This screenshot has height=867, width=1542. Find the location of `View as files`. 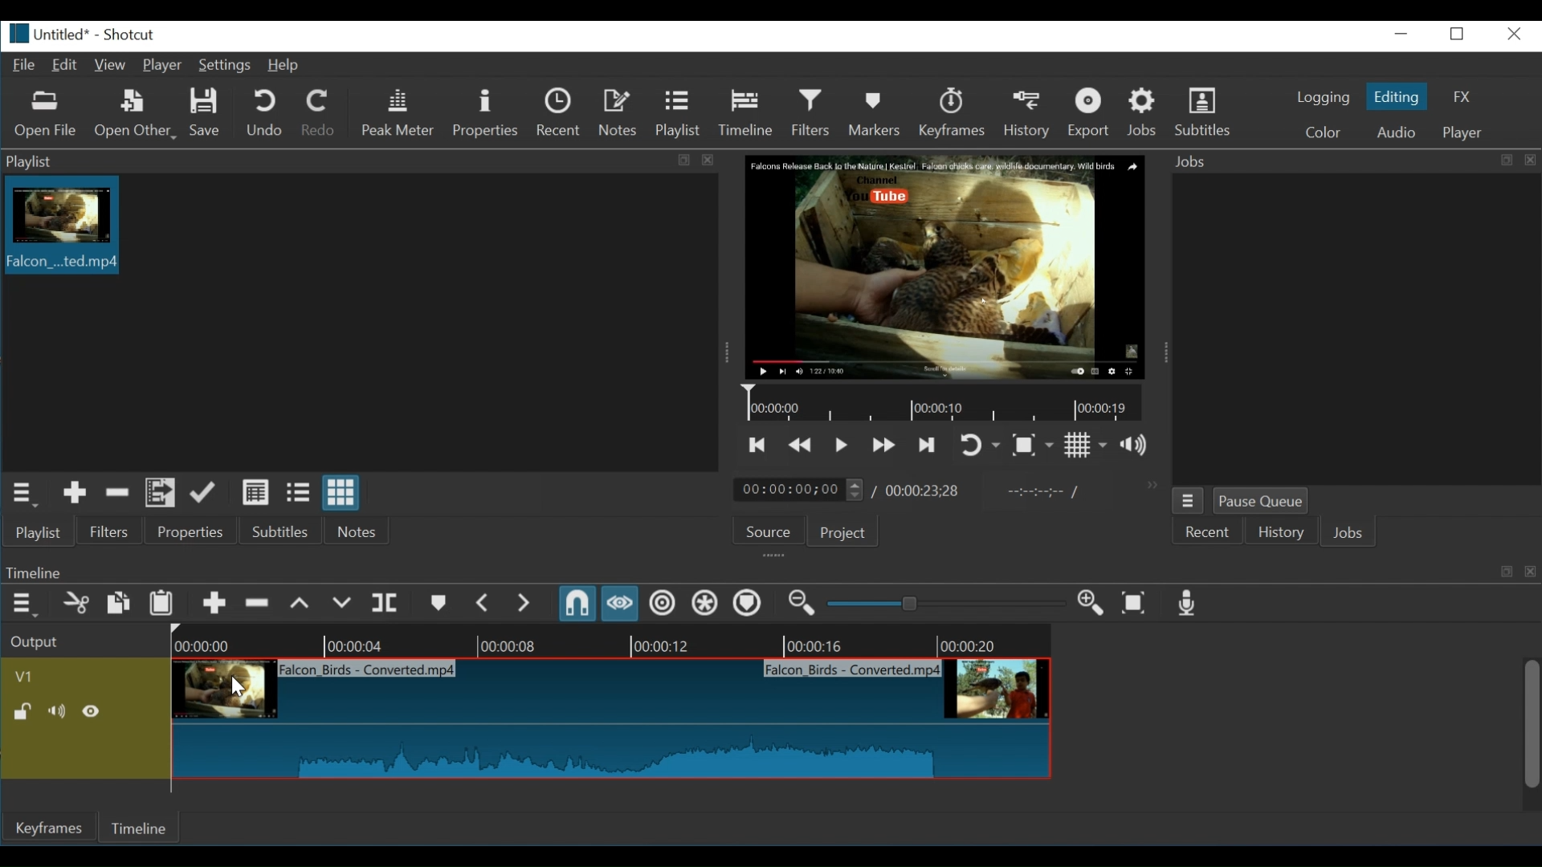

View as files is located at coordinates (297, 494).